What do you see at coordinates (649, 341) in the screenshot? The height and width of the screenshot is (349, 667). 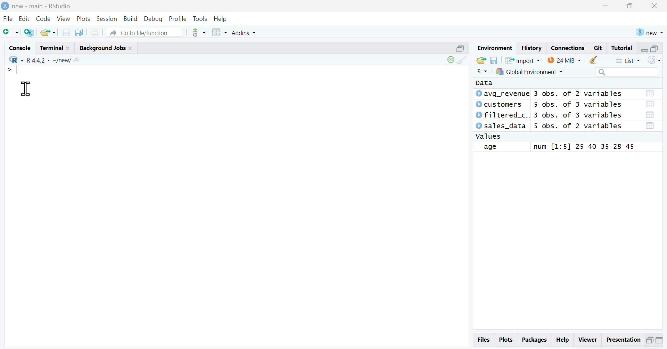 I see `Minimize pane` at bounding box center [649, 341].